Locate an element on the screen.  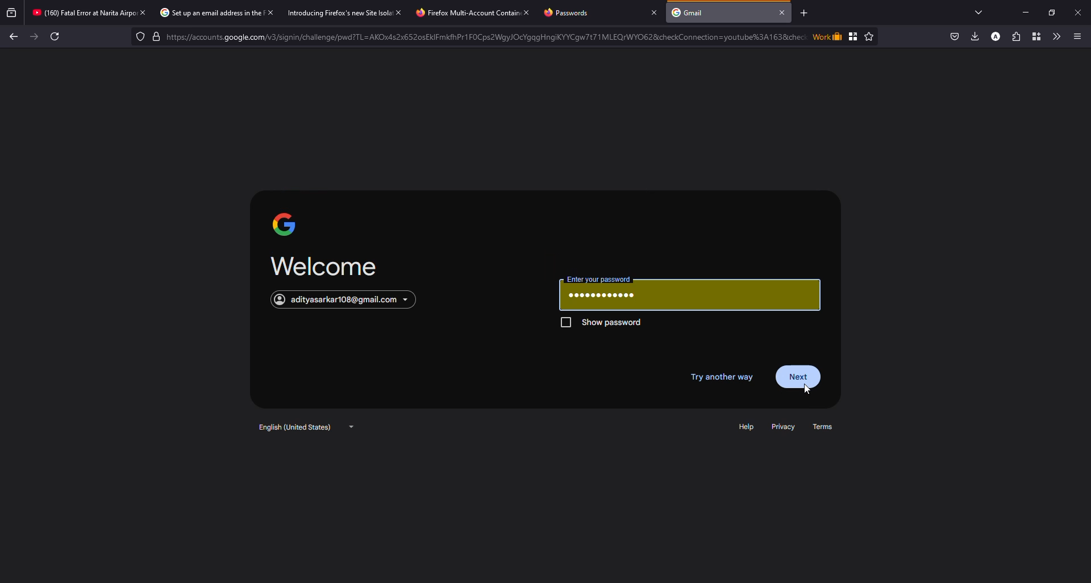
help is located at coordinates (746, 430).